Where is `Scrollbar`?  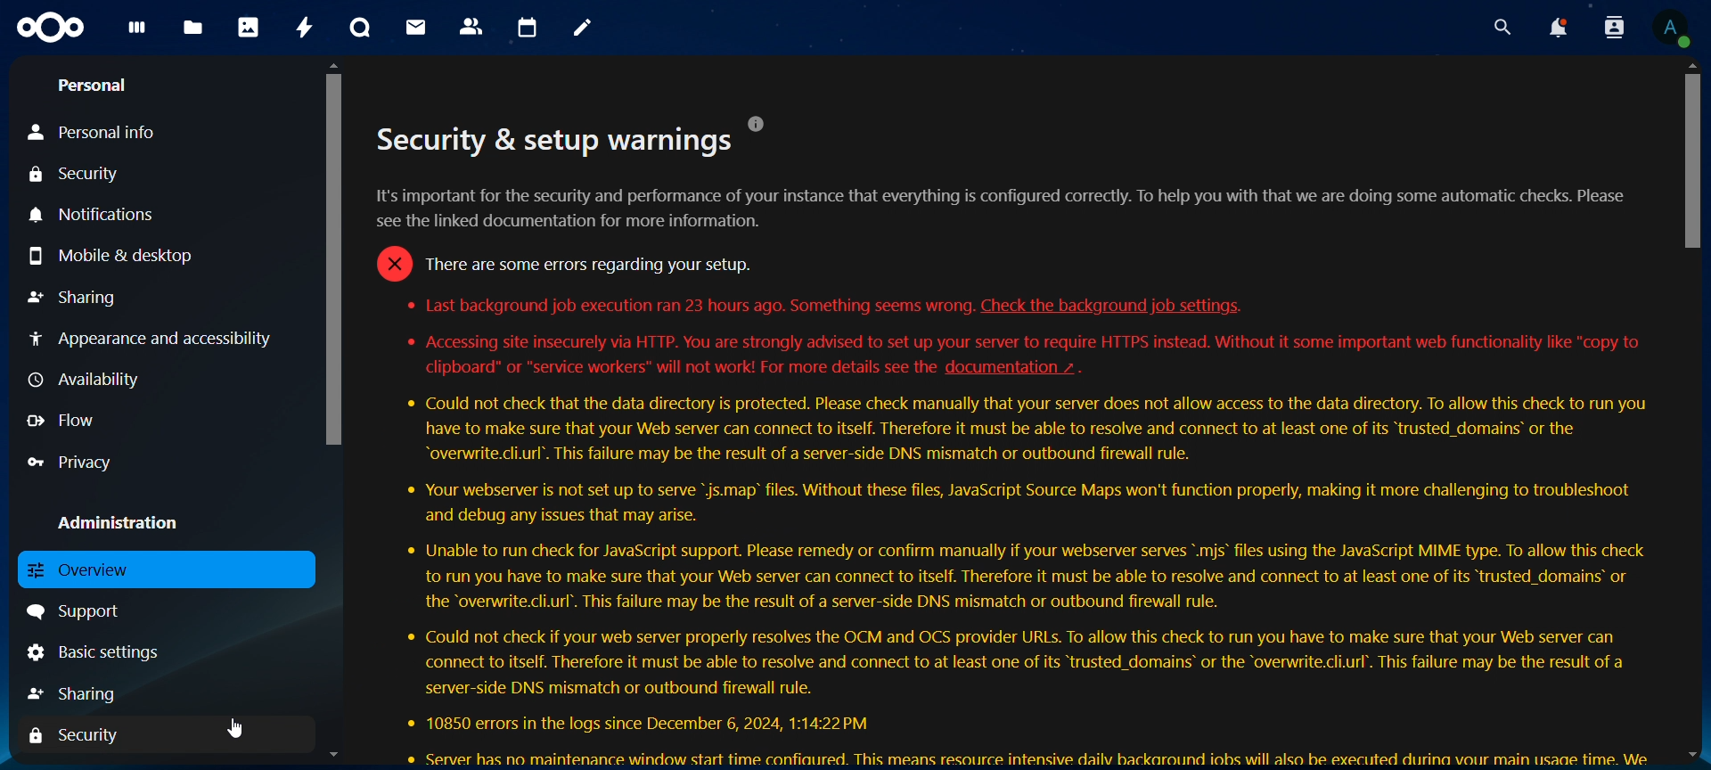 Scrollbar is located at coordinates (1690, 412).